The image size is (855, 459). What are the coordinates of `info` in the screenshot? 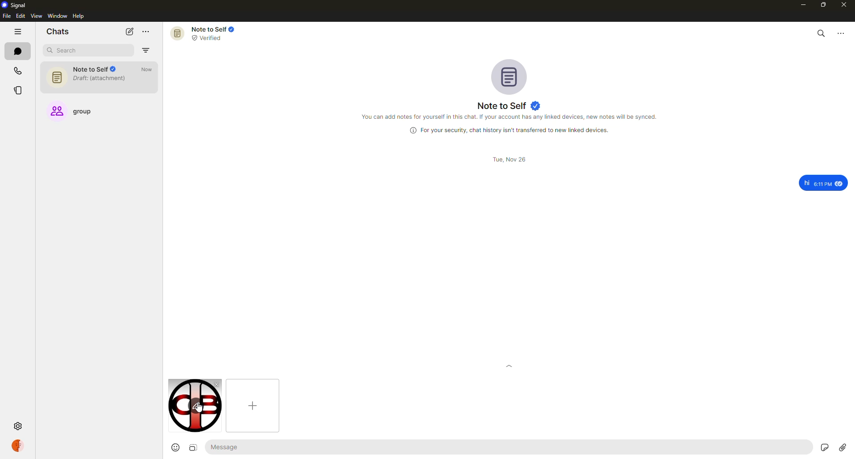 It's located at (508, 130).